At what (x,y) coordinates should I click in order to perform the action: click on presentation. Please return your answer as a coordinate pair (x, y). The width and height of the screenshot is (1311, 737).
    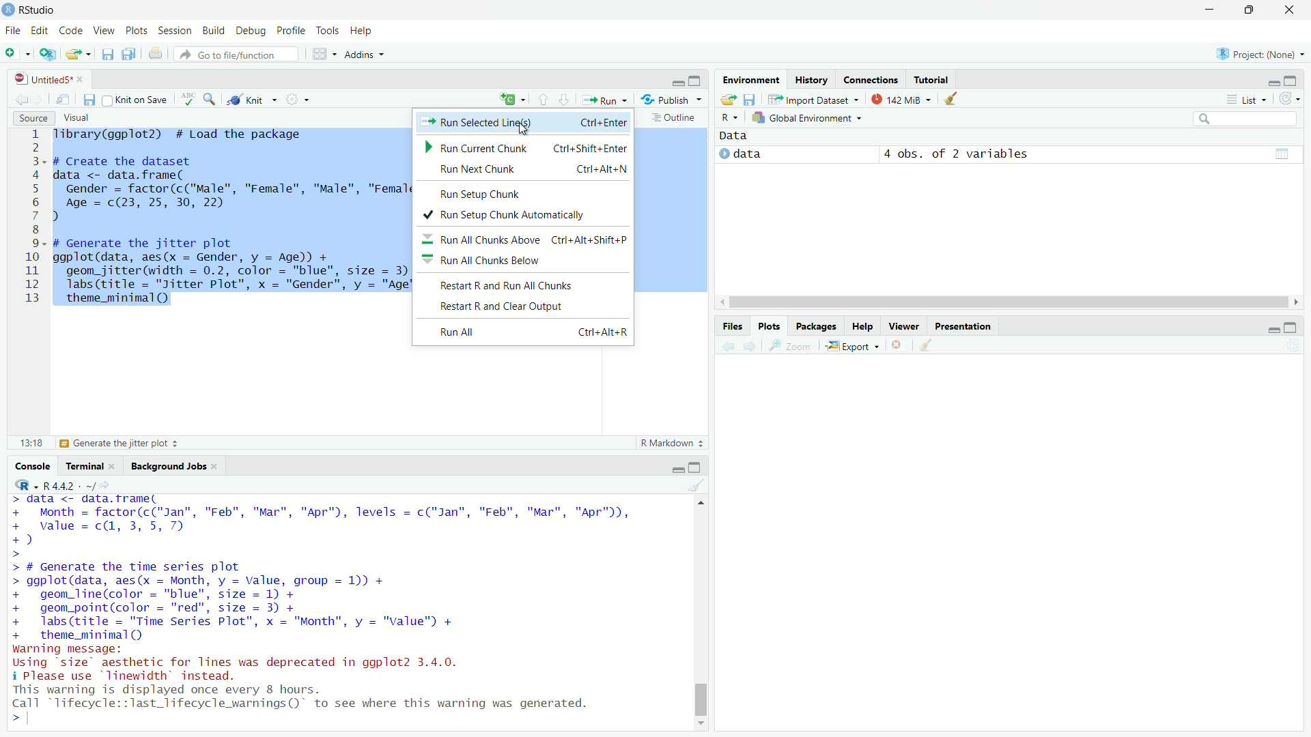
    Looking at the image, I should click on (963, 326).